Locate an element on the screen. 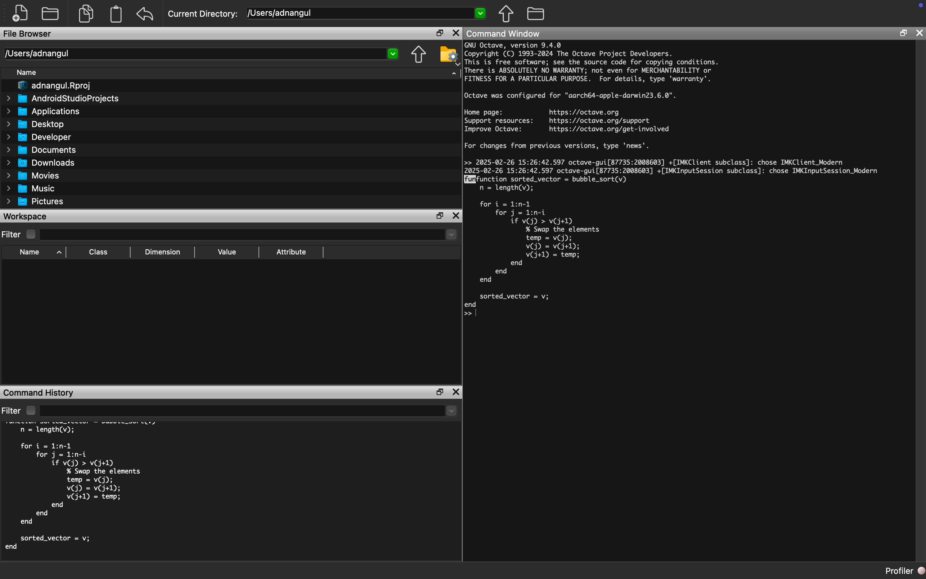  adnangul.Rproj is located at coordinates (51, 87).